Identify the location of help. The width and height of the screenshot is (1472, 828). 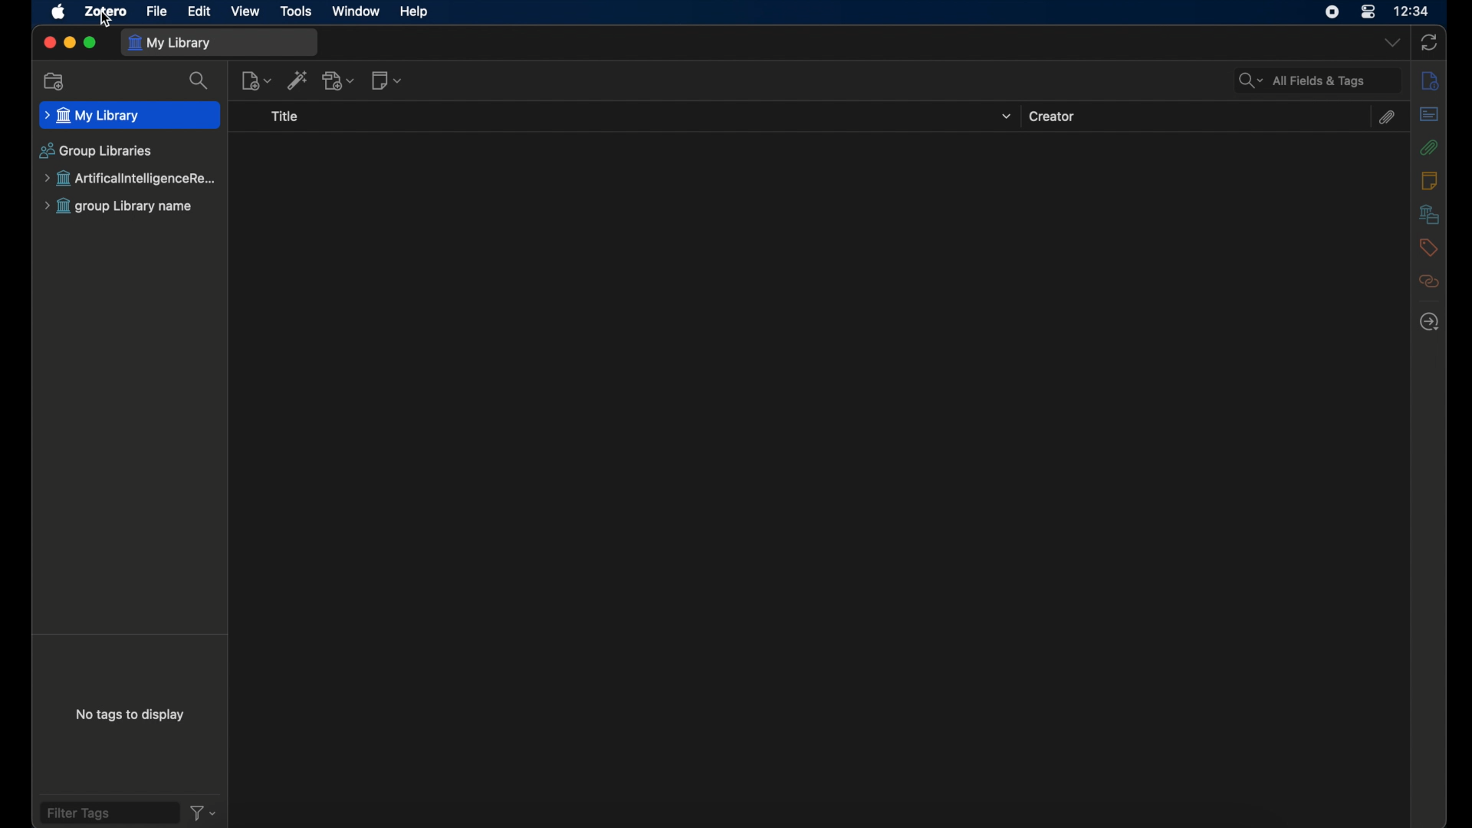
(416, 12).